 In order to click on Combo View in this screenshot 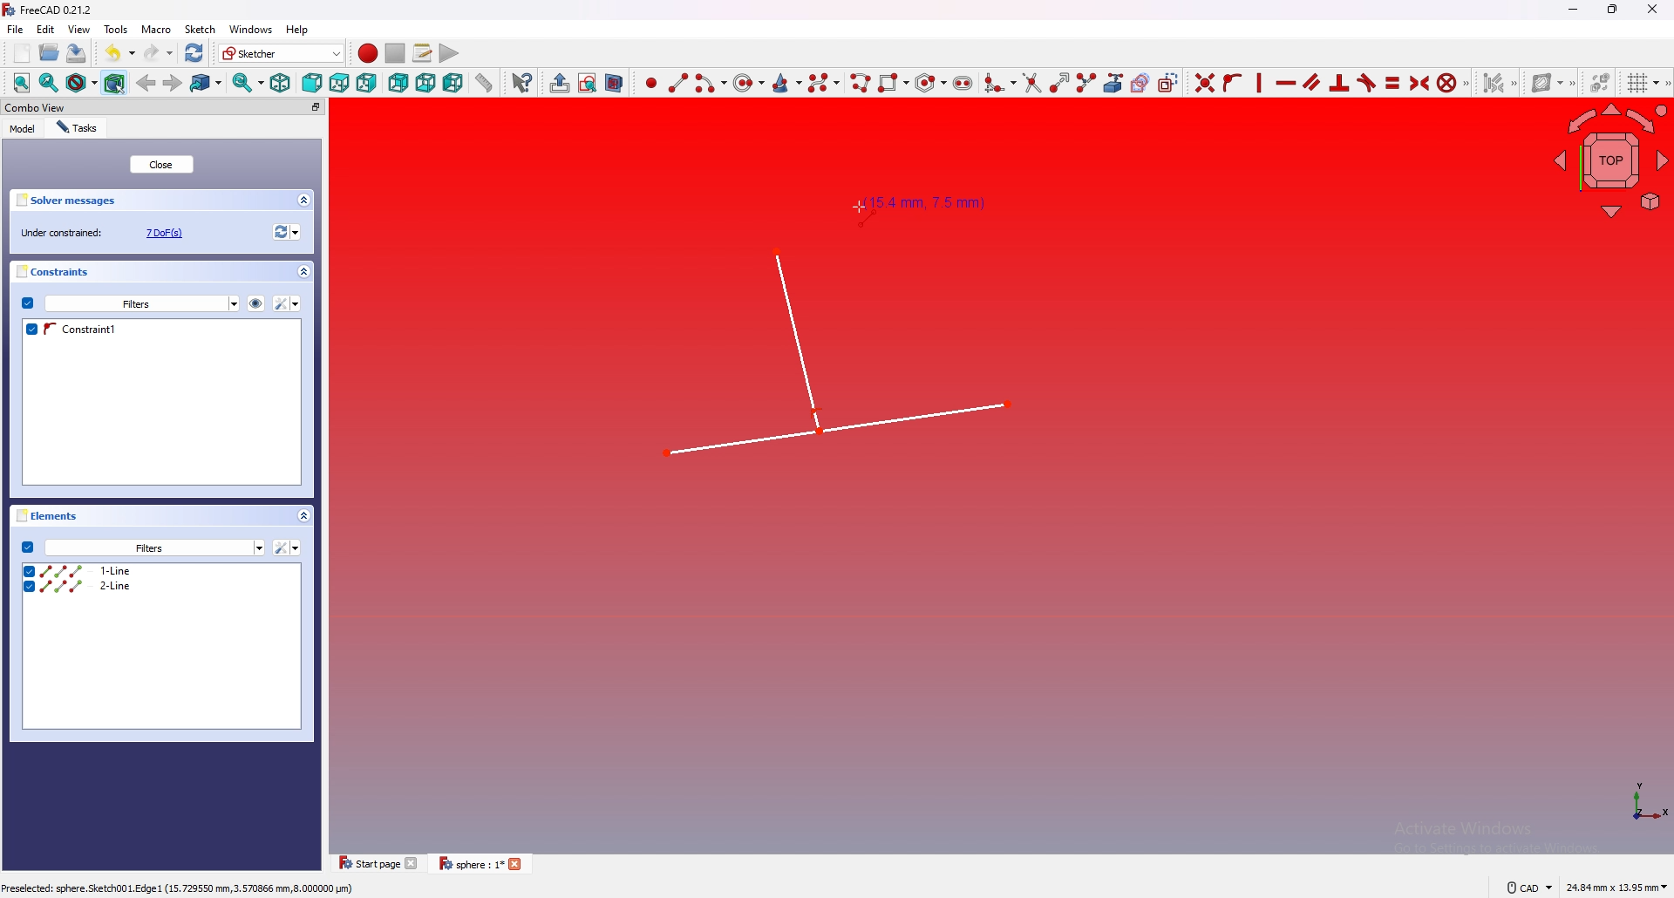, I will do `click(164, 108)`.